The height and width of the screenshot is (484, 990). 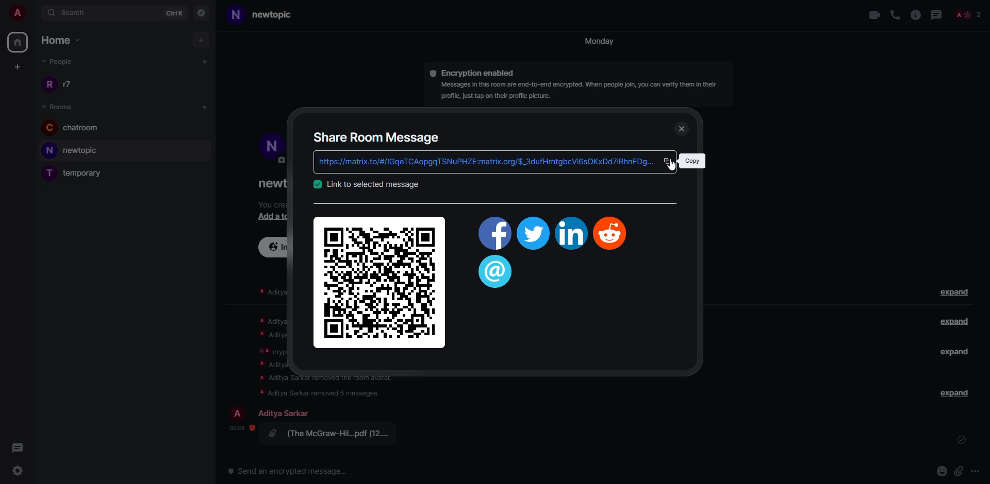 I want to click on attach, so click(x=959, y=471).